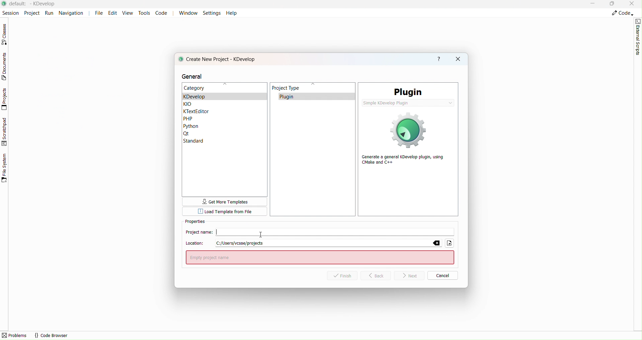  Describe the element at coordinates (196, 111) in the screenshot. I see `Ktexteditor` at that location.